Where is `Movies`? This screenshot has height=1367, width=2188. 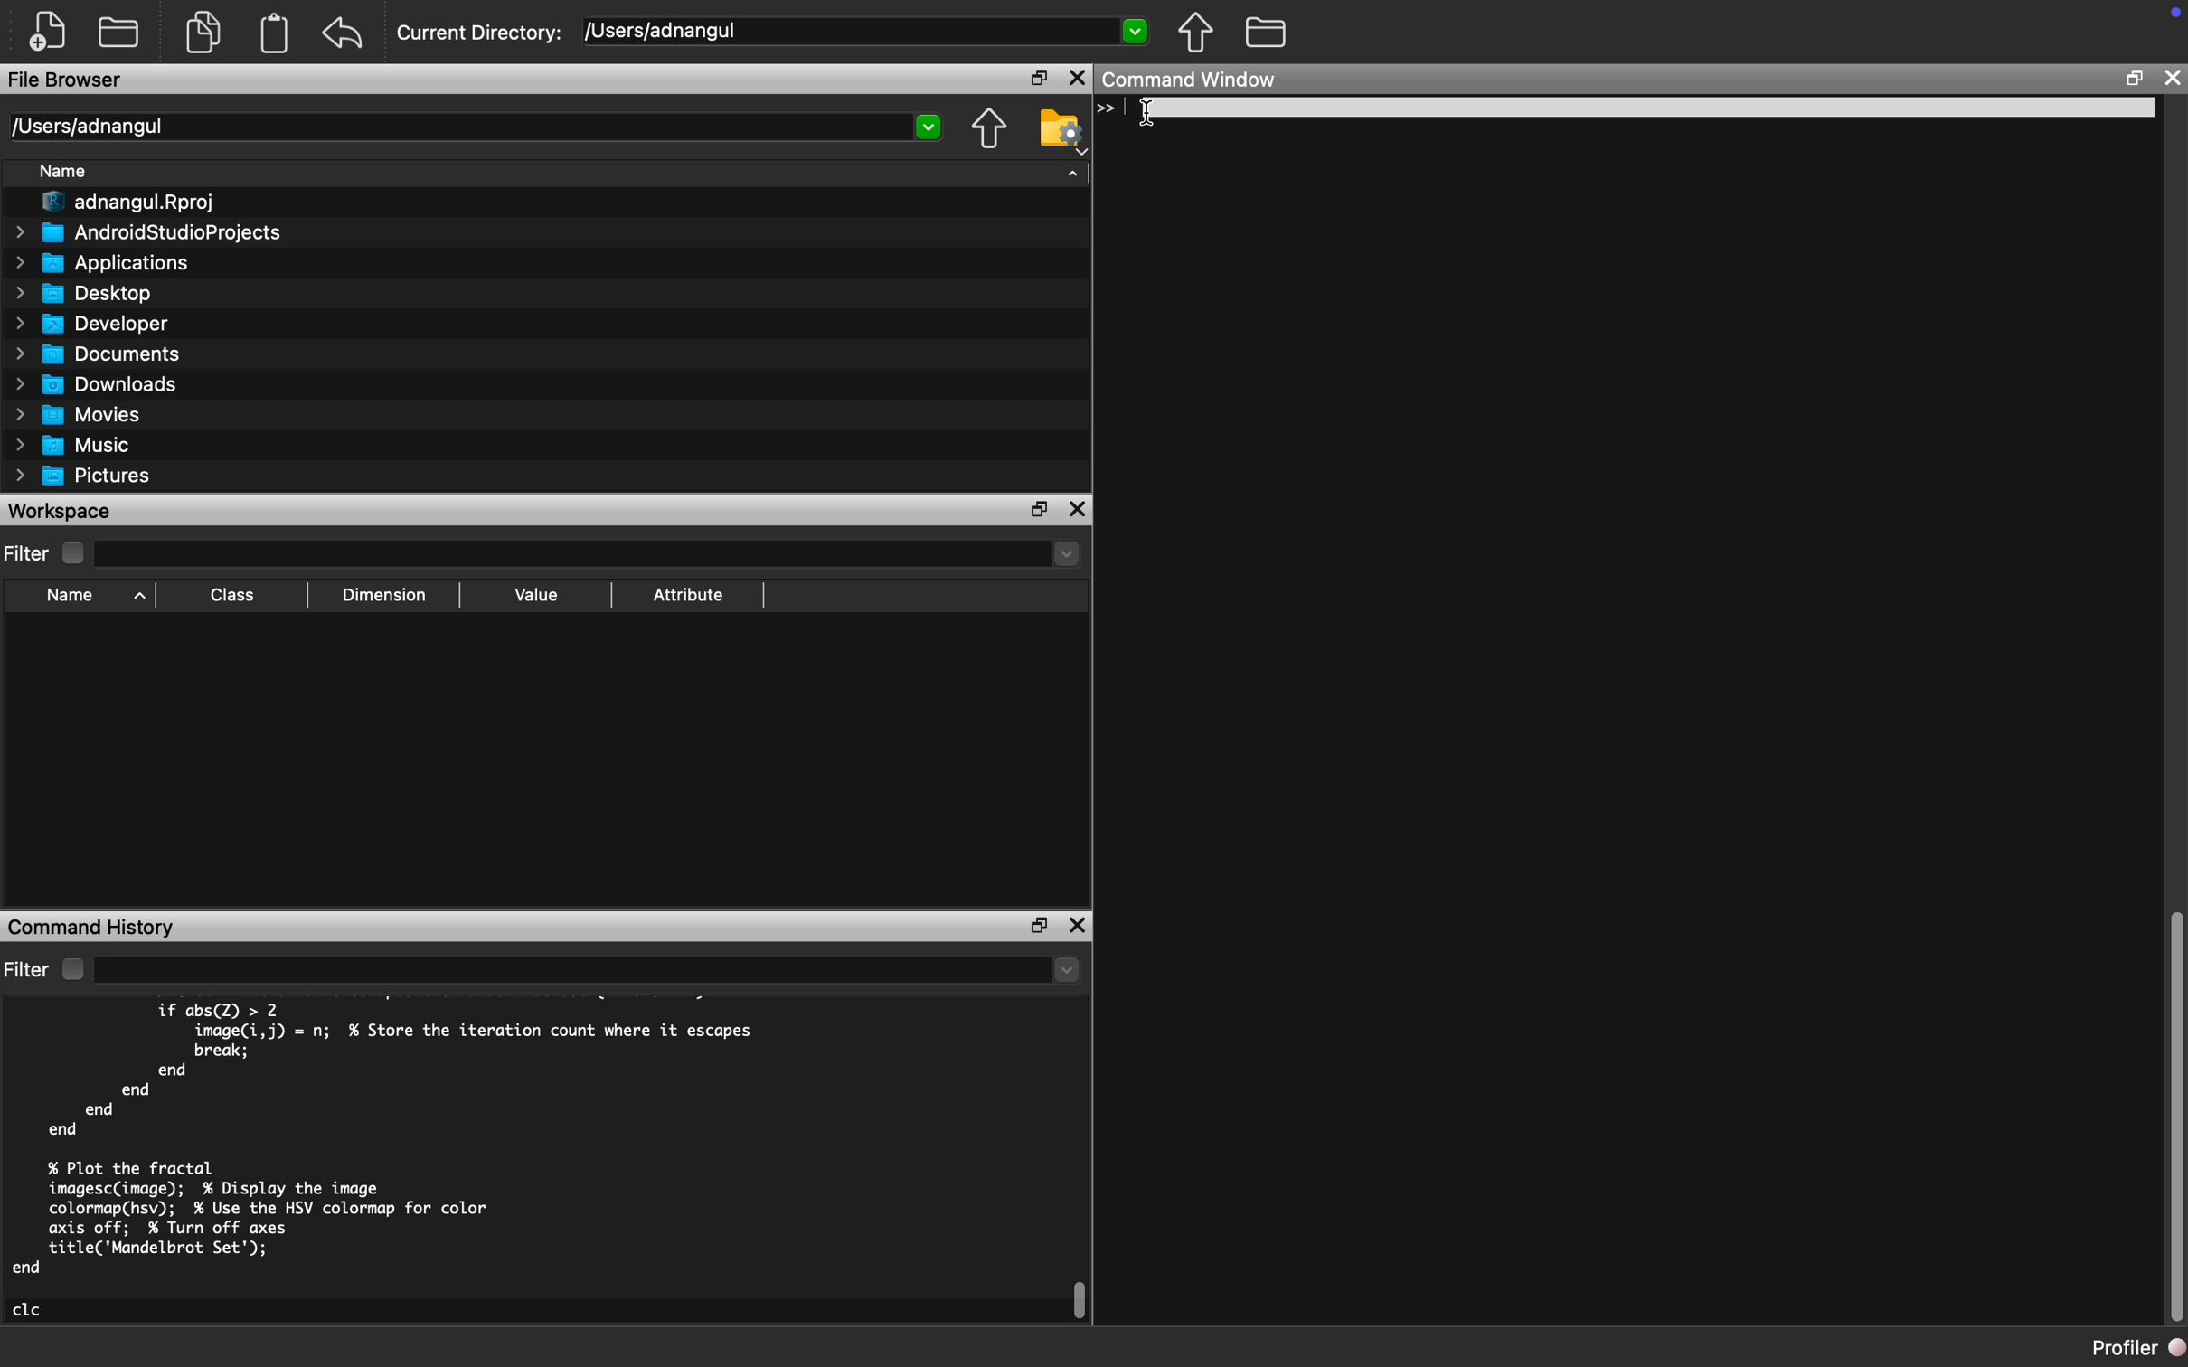 Movies is located at coordinates (75, 414).